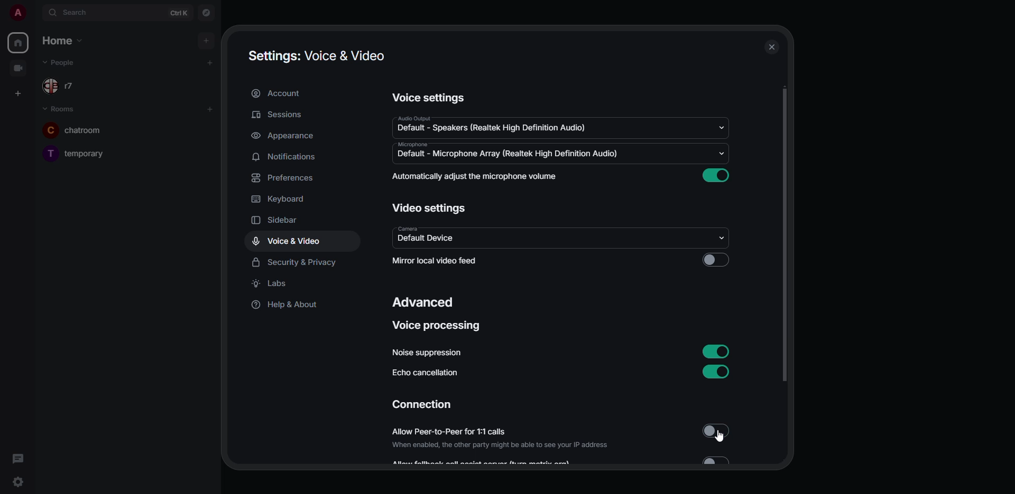 The image size is (1015, 494). I want to click on navigator, so click(205, 13).